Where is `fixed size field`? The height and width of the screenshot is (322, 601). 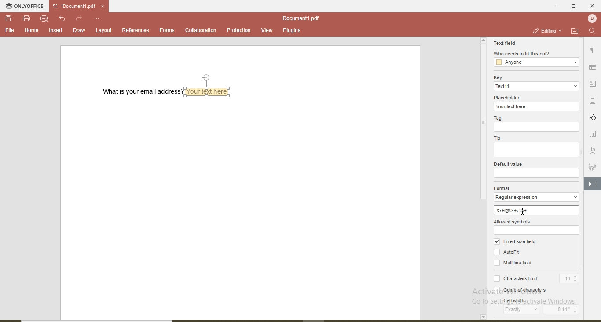
fixed size field is located at coordinates (518, 242).